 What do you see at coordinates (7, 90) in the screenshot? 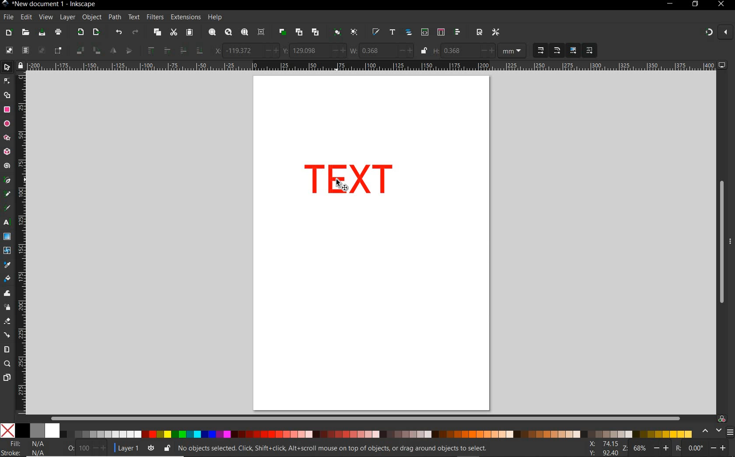
I see `SELECTOR TOOL` at bounding box center [7, 90].